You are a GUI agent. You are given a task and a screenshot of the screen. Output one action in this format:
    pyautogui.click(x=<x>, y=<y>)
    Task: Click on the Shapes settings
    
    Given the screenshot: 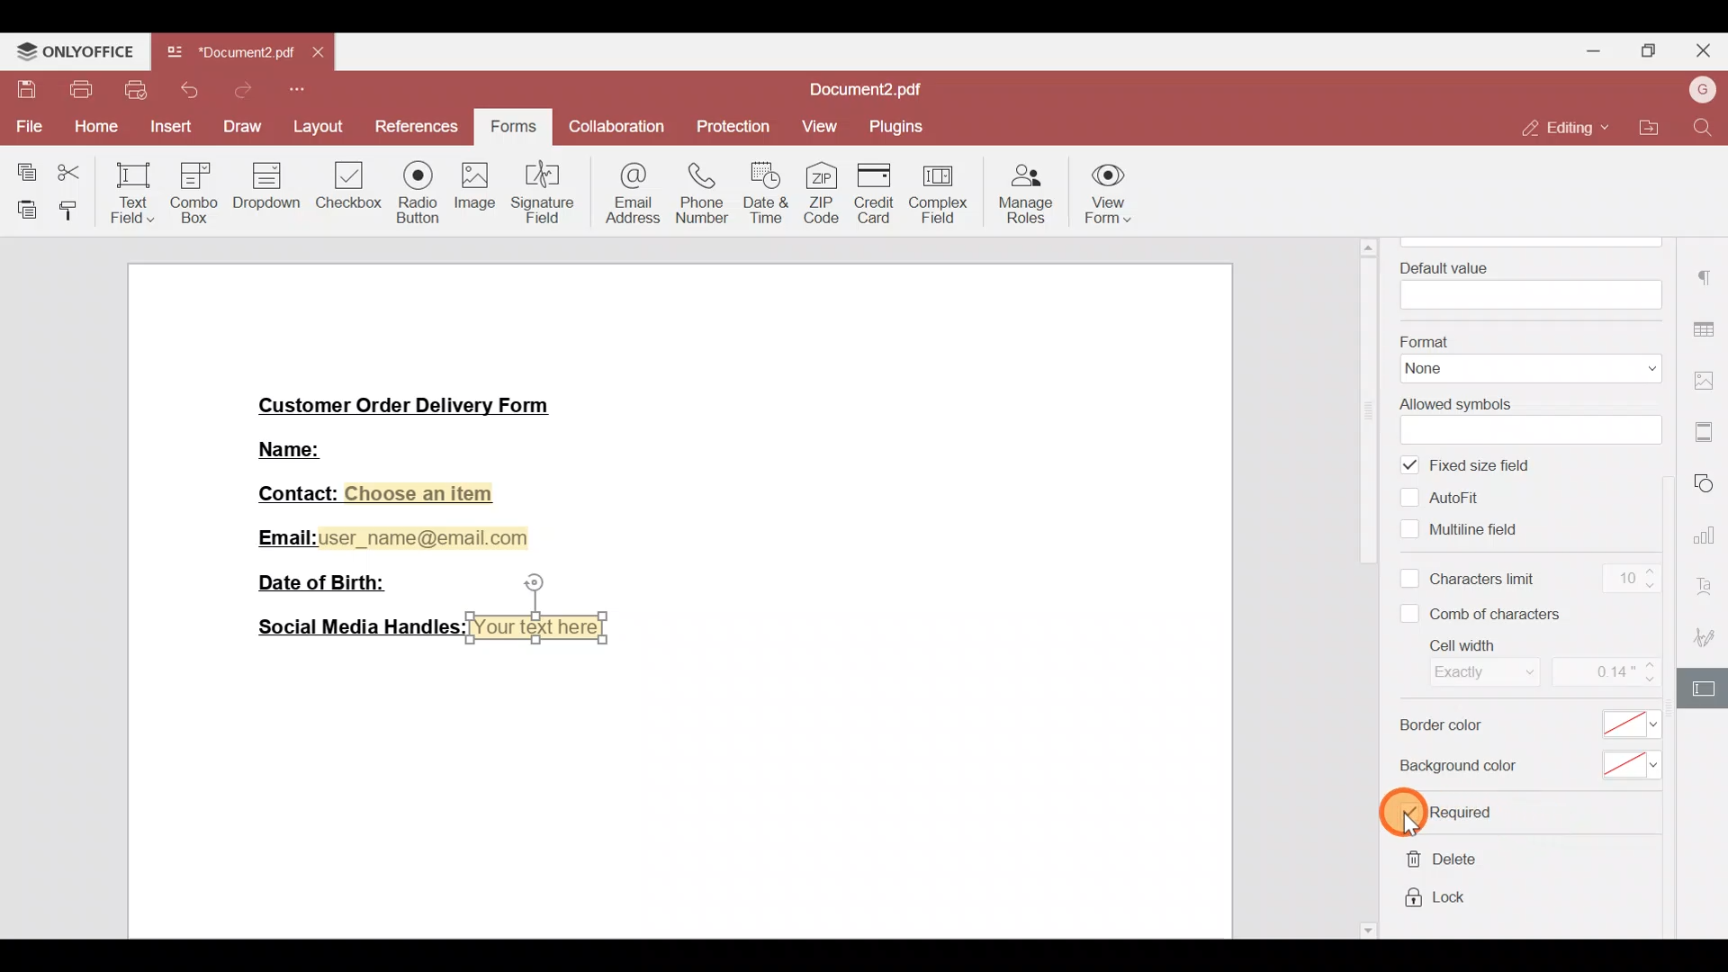 What is the action you would take?
    pyautogui.click(x=1710, y=483)
    